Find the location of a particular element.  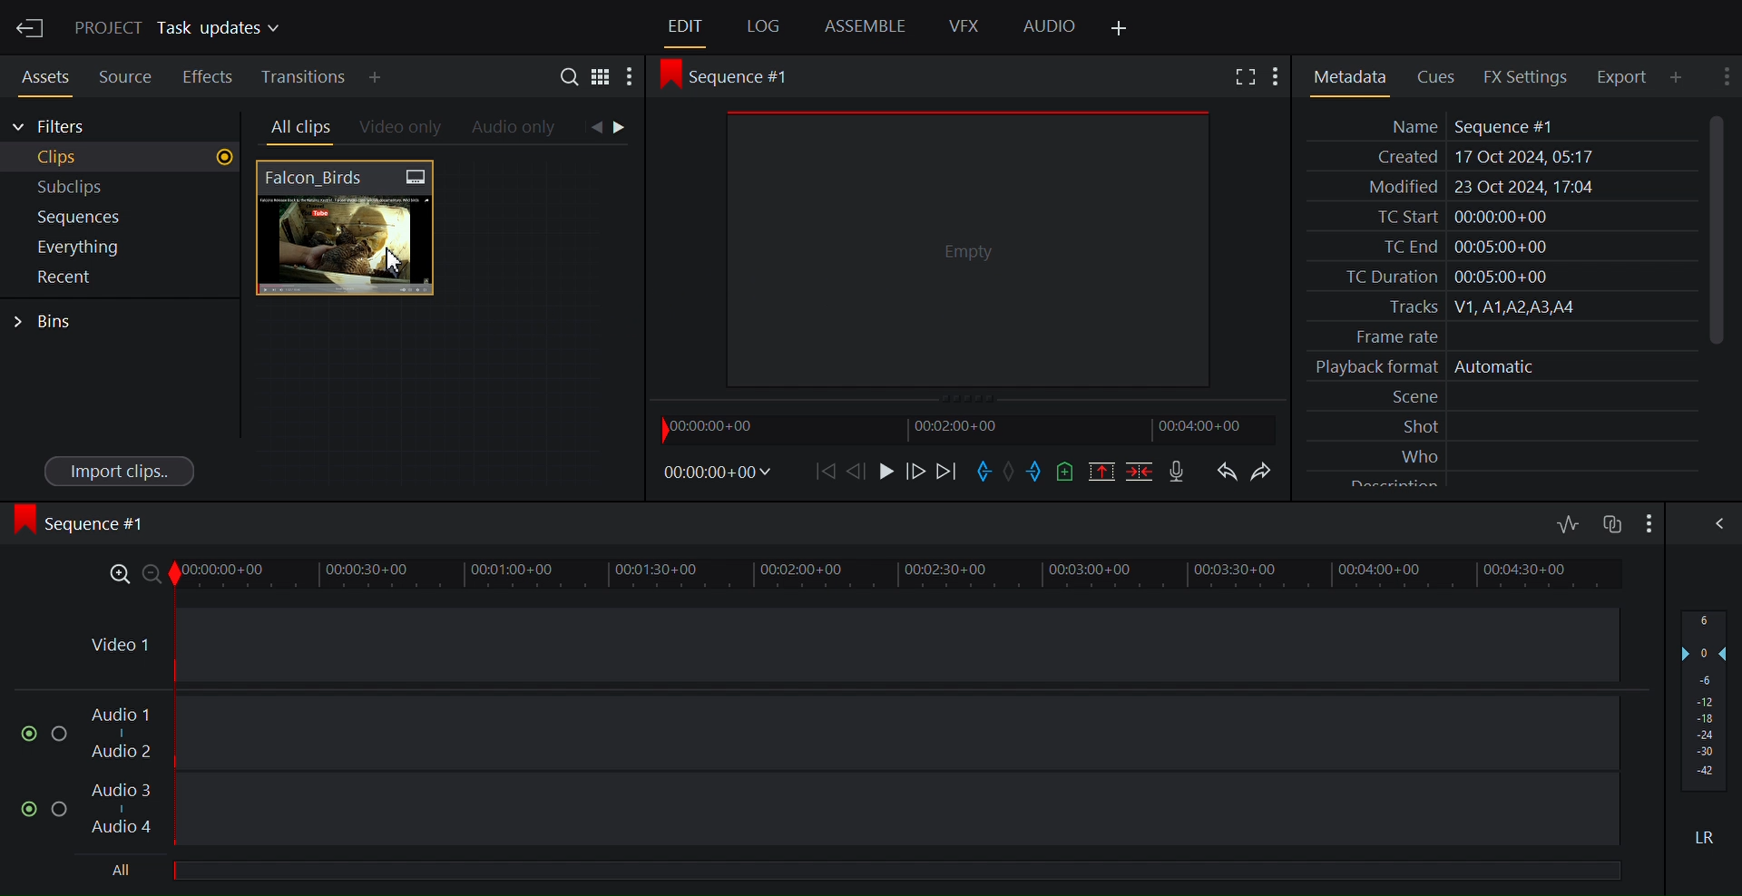

Add is located at coordinates (390, 77).